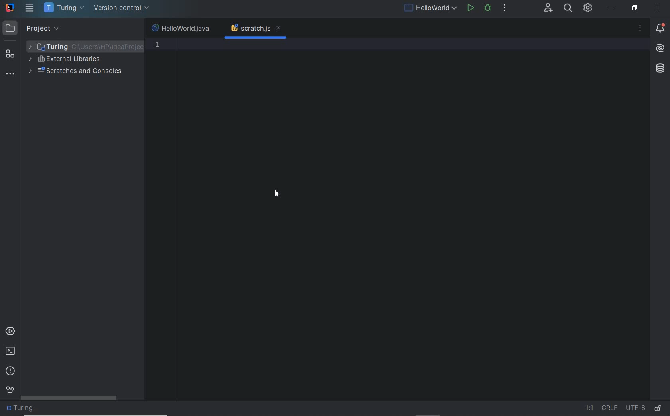 This screenshot has height=416, width=670. Describe the element at coordinates (250, 29) in the screenshot. I see `scratch` at that location.